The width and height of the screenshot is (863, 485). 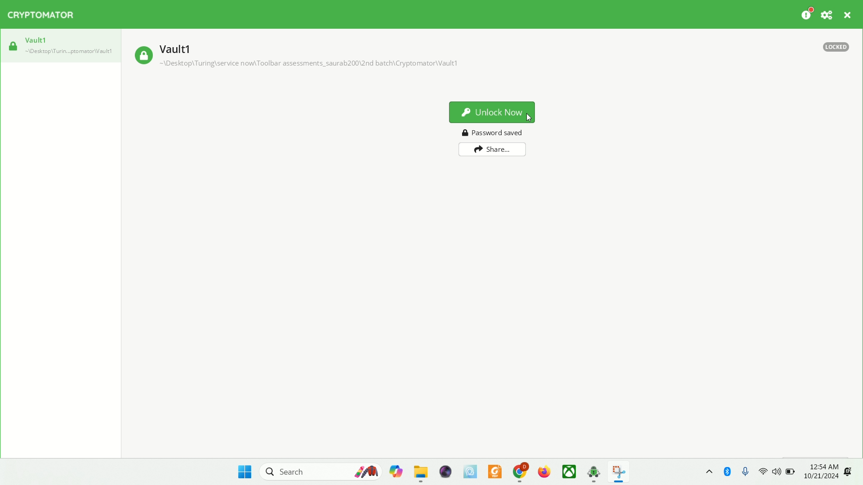 What do you see at coordinates (828, 16) in the screenshot?
I see `Preferences` at bounding box center [828, 16].